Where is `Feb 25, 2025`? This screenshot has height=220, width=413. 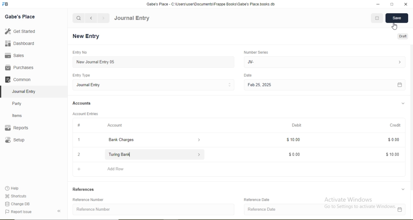 Feb 25, 2025 is located at coordinates (324, 85).